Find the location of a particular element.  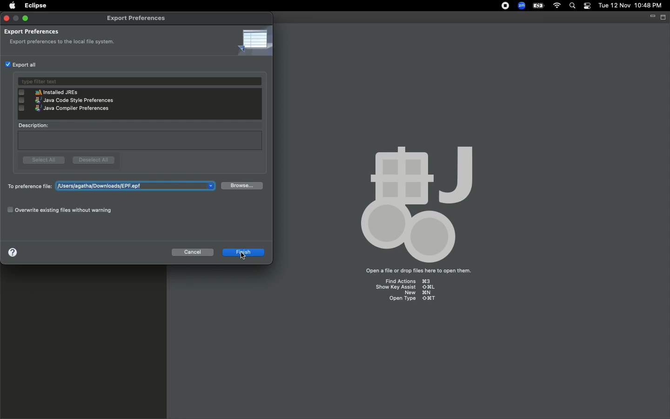

show key assist  is located at coordinates (407, 287).